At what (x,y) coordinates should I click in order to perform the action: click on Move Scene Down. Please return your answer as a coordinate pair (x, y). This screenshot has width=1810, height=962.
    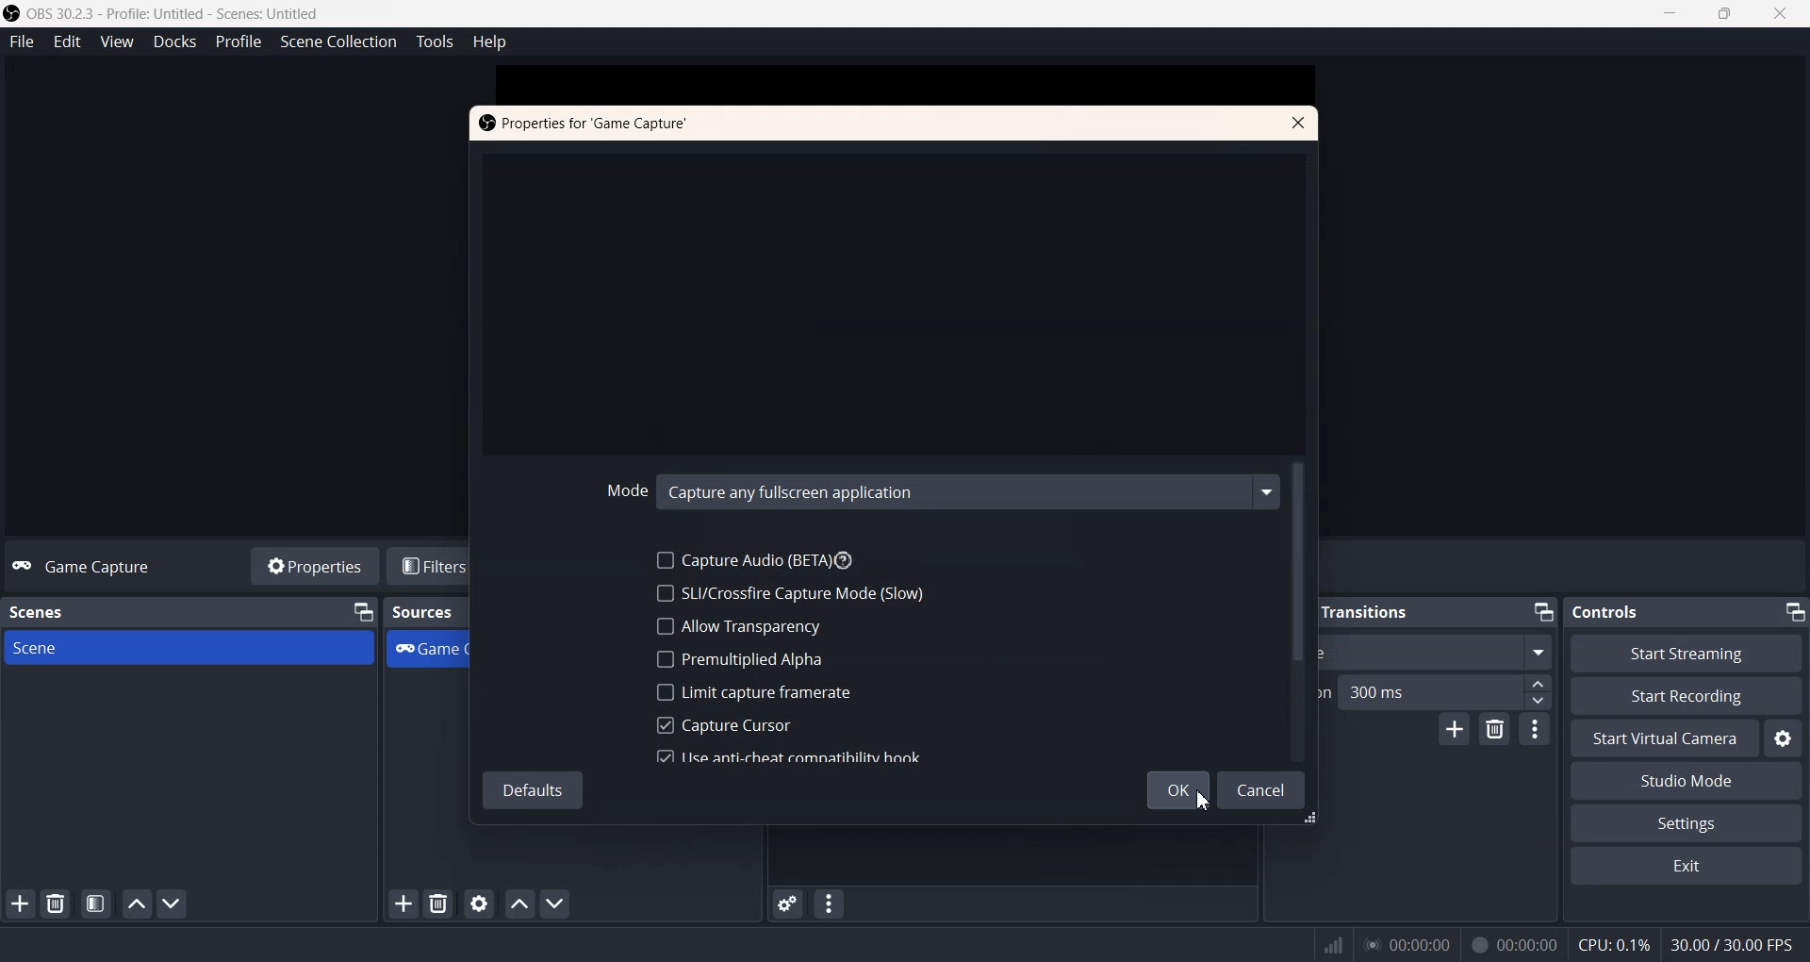
    Looking at the image, I should click on (173, 904).